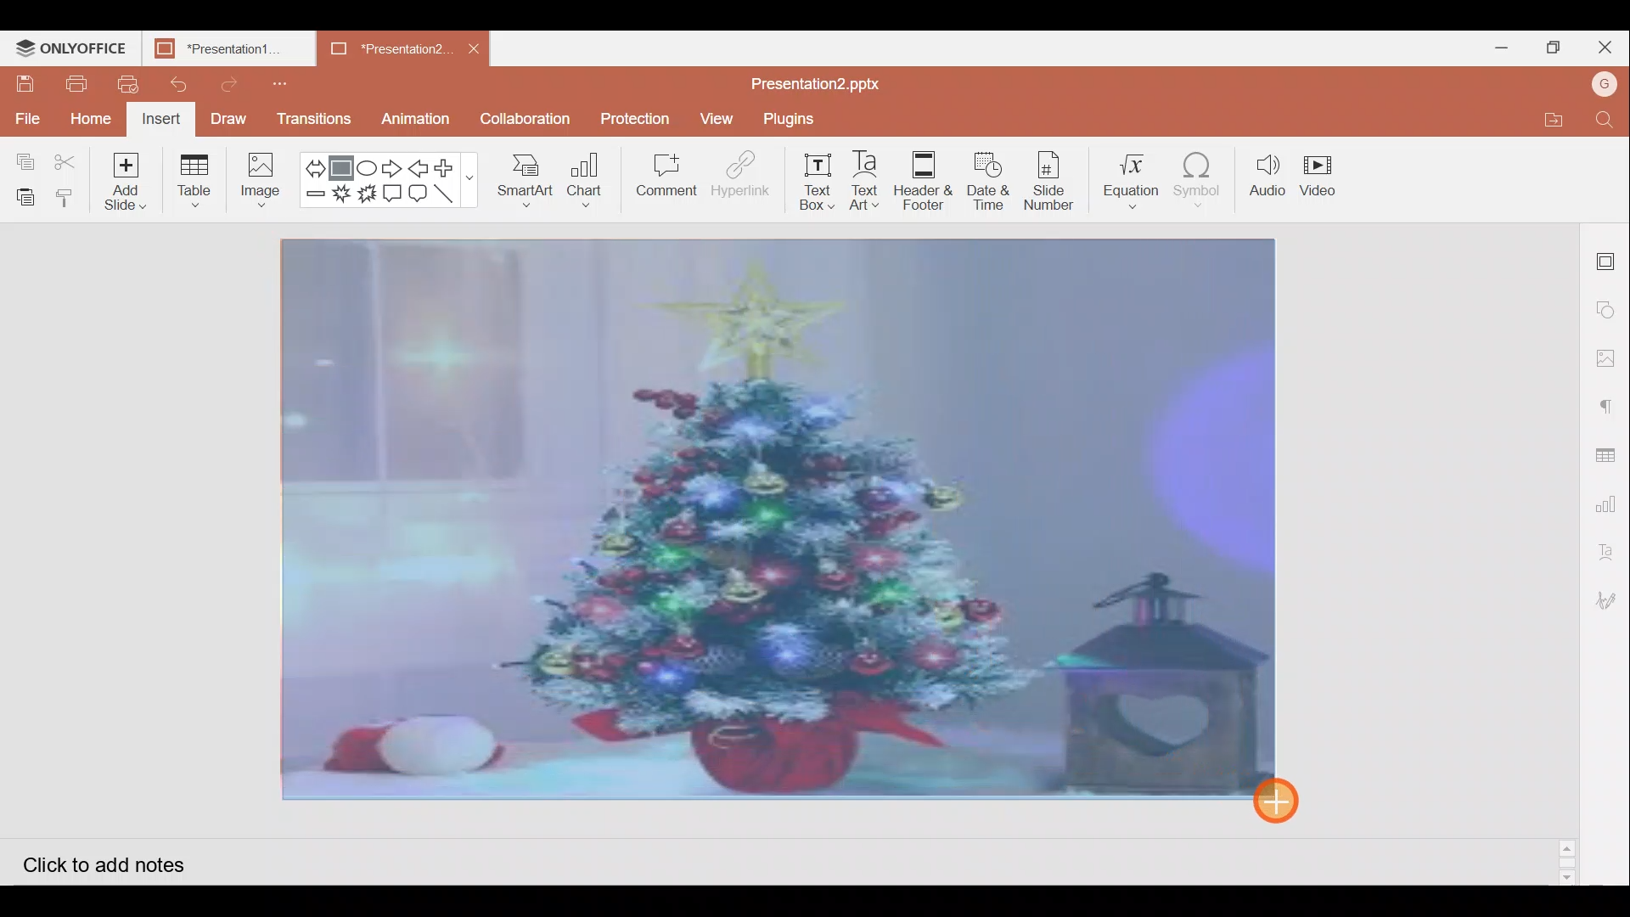  I want to click on Slide number, so click(1054, 179).